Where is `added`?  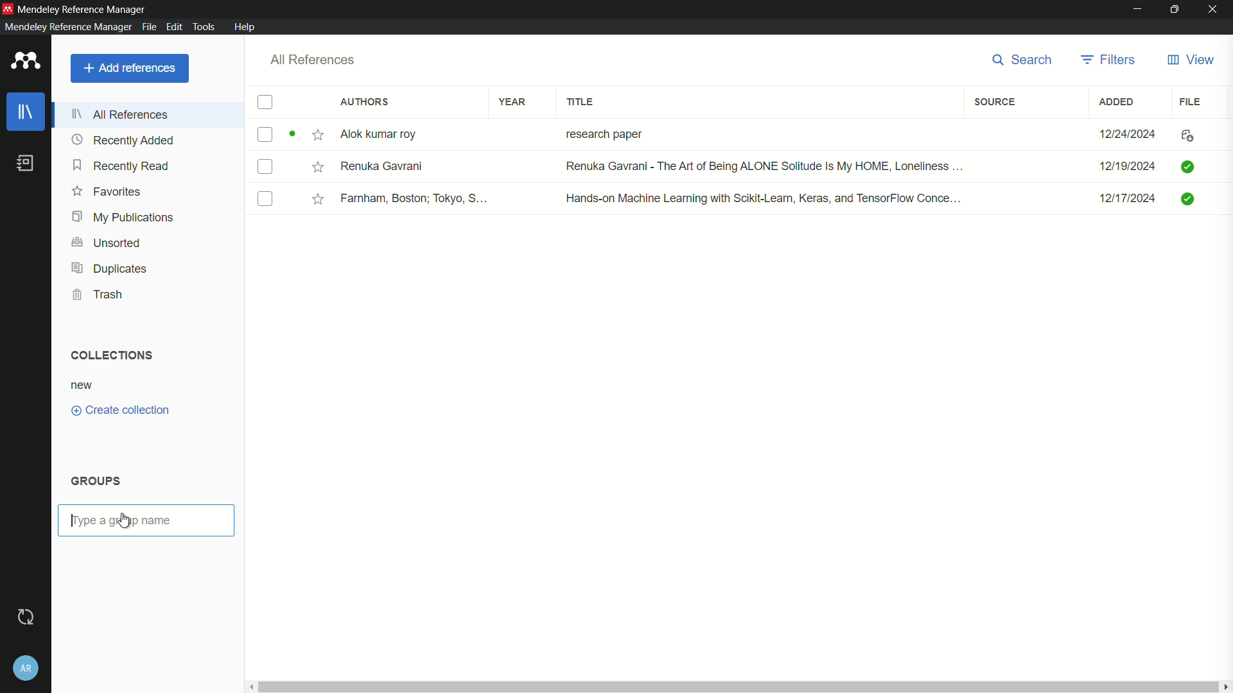
added is located at coordinates (1117, 101).